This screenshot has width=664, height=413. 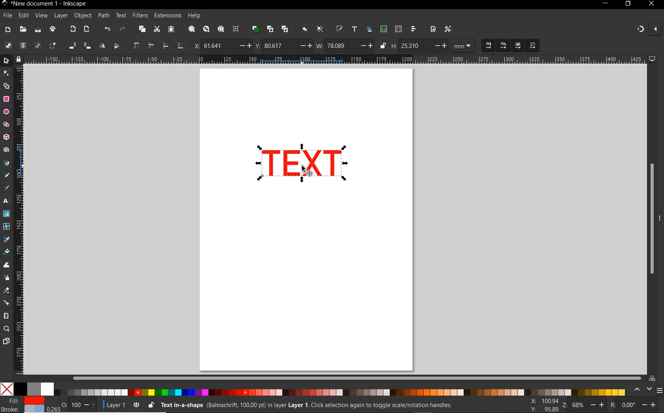 What do you see at coordinates (44, 4) in the screenshot?
I see `file name` at bounding box center [44, 4].